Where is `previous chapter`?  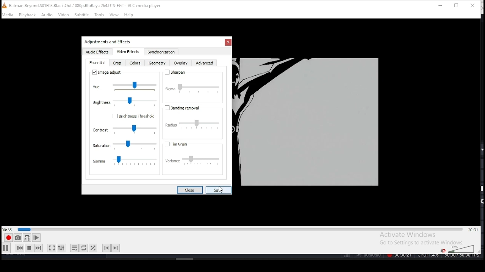 previous chapter is located at coordinates (106, 248).